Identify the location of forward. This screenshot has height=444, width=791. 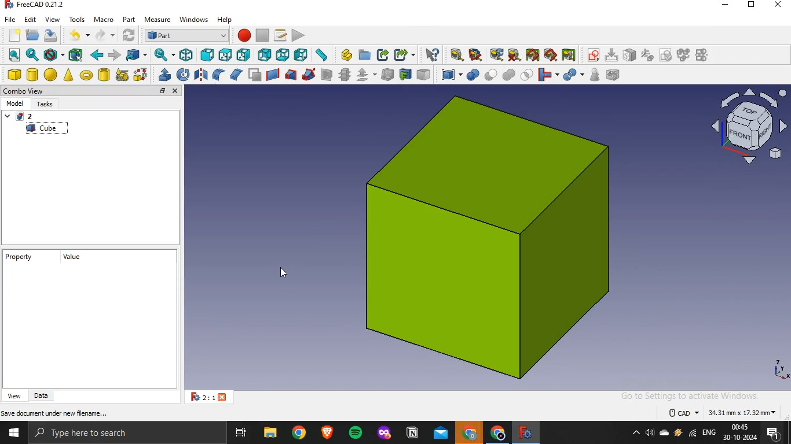
(115, 54).